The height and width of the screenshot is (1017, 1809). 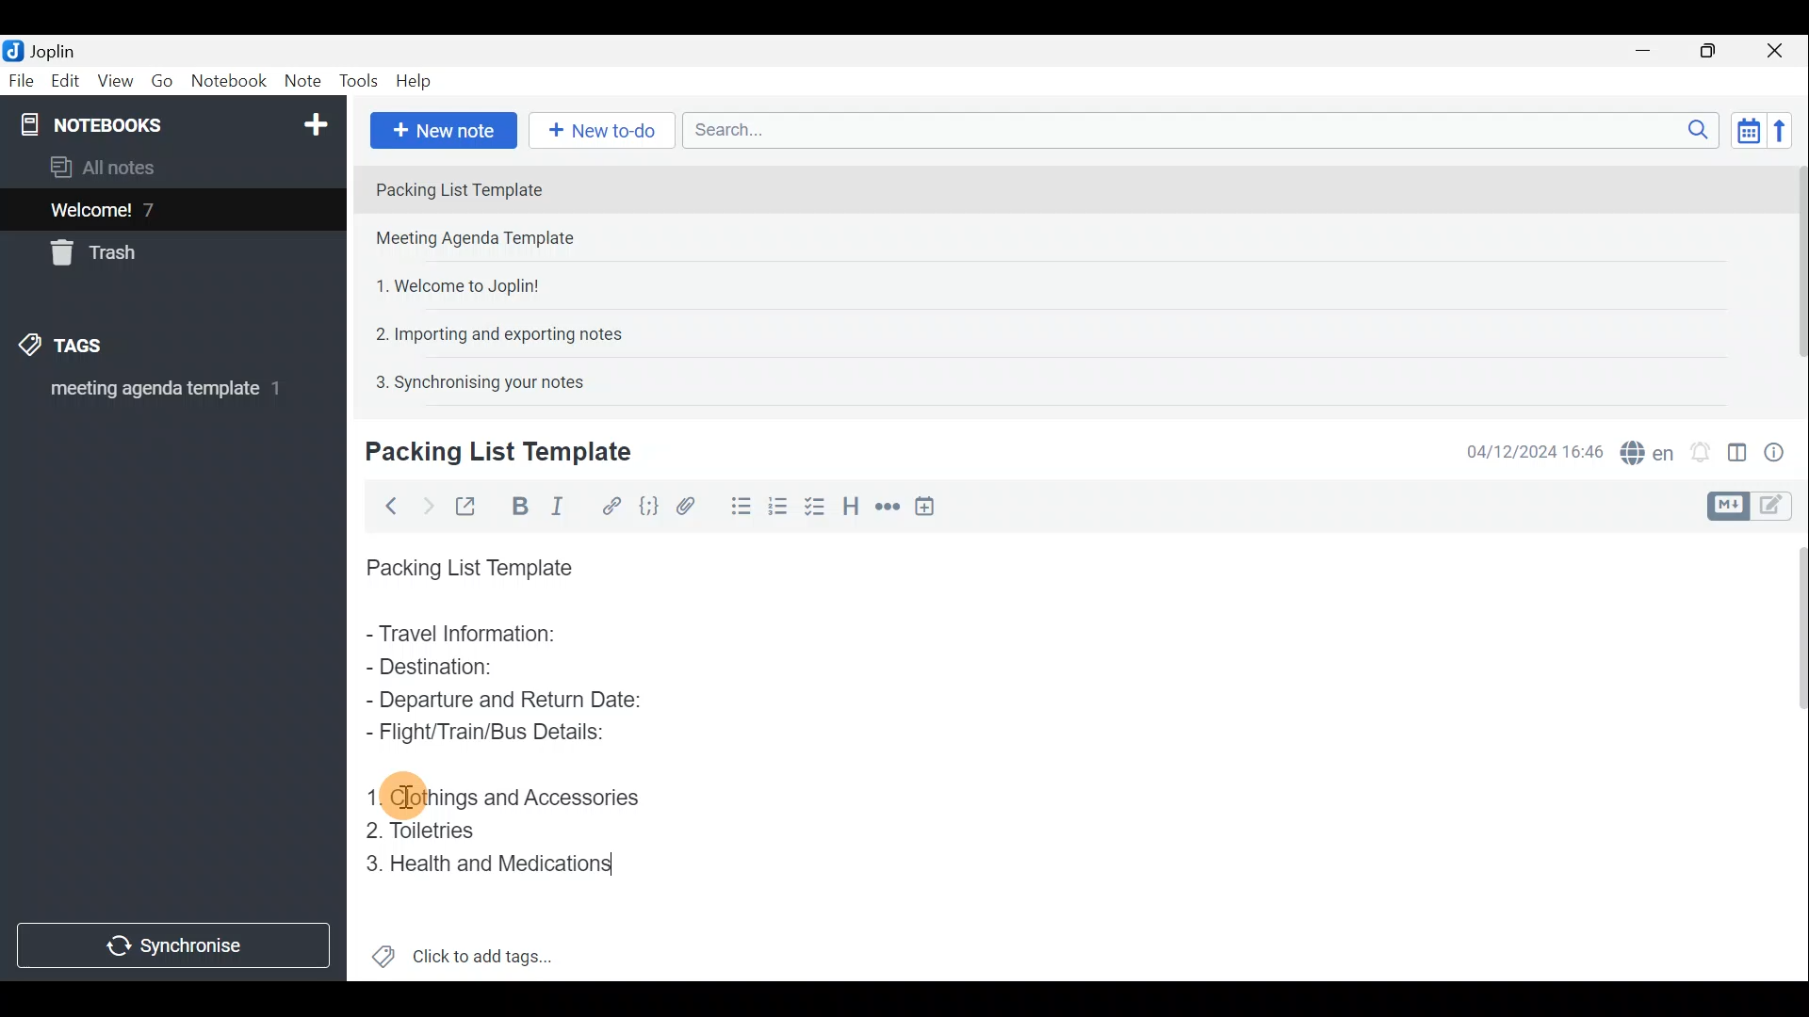 What do you see at coordinates (1791, 275) in the screenshot?
I see `Scroll bar` at bounding box center [1791, 275].